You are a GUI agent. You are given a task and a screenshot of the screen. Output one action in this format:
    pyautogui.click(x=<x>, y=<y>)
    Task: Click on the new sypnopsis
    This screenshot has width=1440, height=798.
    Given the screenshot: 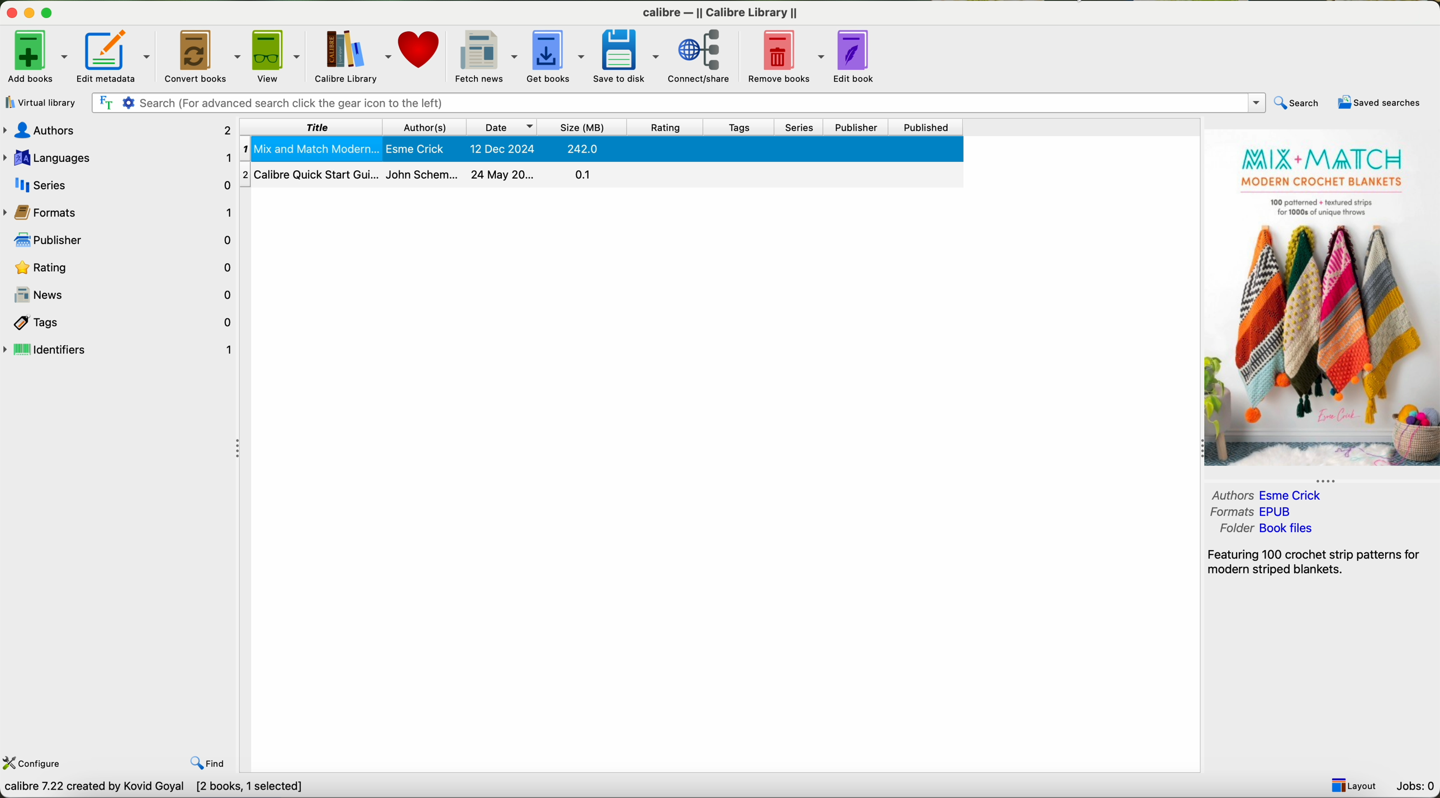 What is the action you would take?
    pyautogui.click(x=1318, y=560)
    